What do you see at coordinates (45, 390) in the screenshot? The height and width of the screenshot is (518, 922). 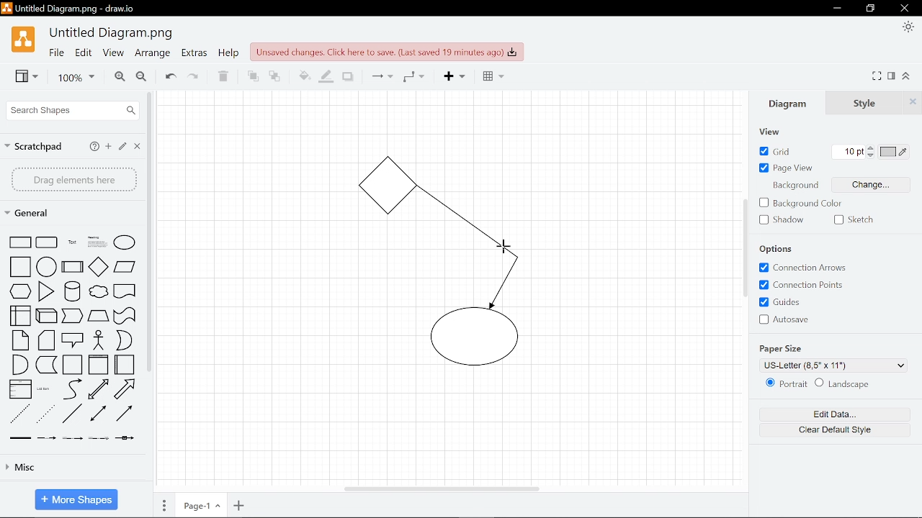 I see `shape` at bounding box center [45, 390].